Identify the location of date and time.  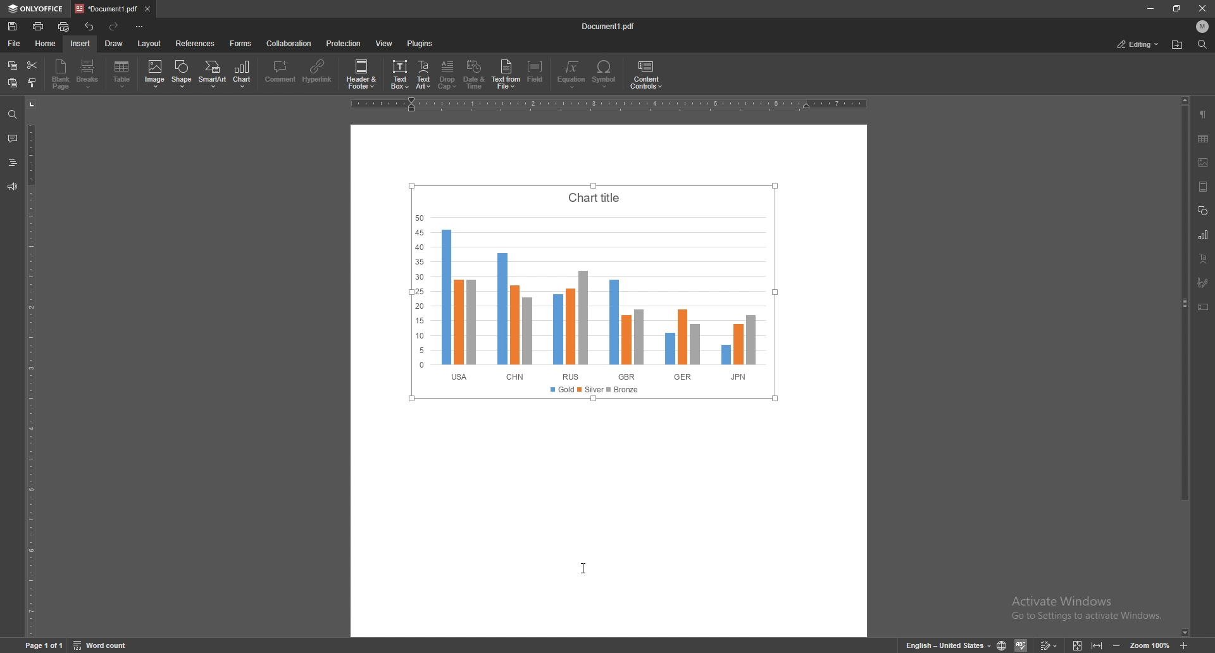
(363, 74).